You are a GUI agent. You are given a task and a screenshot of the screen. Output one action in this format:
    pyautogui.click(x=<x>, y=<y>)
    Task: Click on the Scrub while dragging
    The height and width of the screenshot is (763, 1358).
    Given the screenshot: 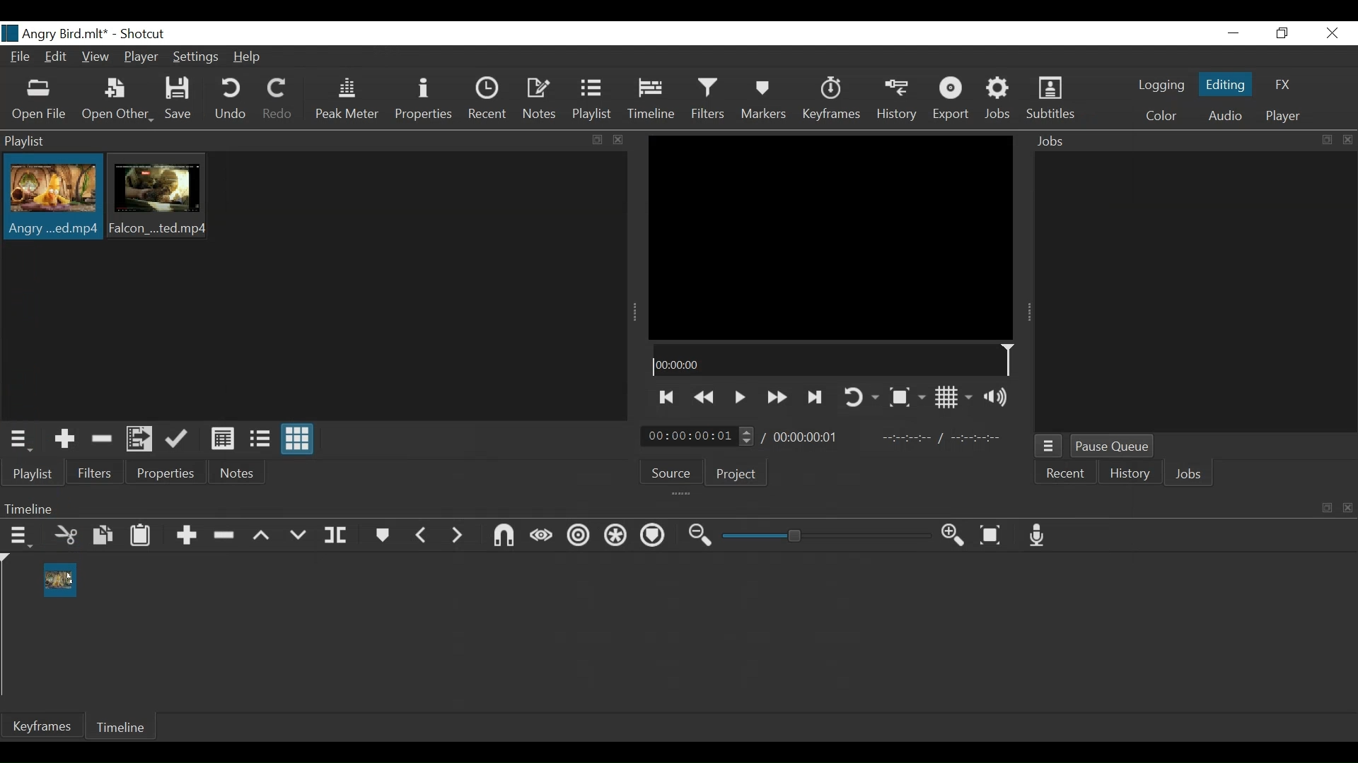 What is the action you would take?
    pyautogui.click(x=542, y=538)
    